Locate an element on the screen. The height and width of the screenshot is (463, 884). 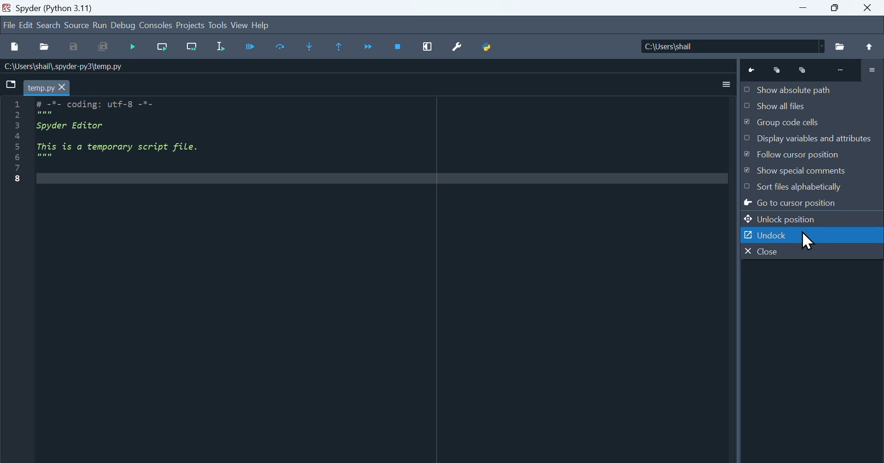
minimize is located at coordinates (803, 8).